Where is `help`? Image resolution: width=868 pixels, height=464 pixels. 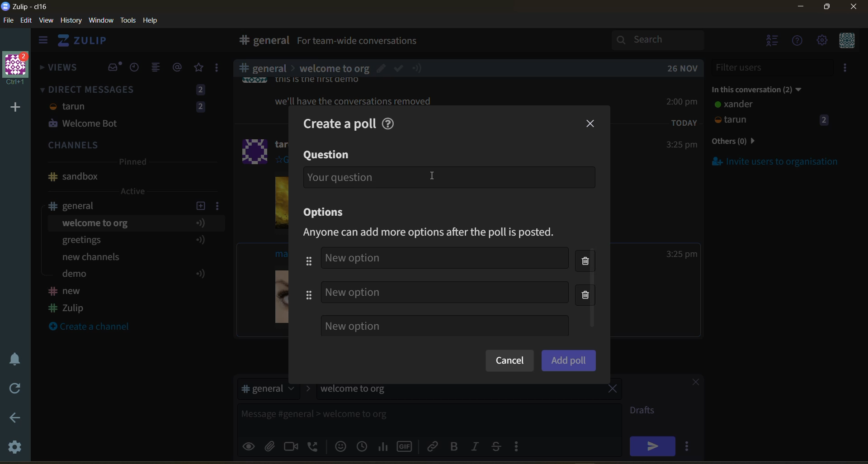 help is located at coordinates (154, 21).